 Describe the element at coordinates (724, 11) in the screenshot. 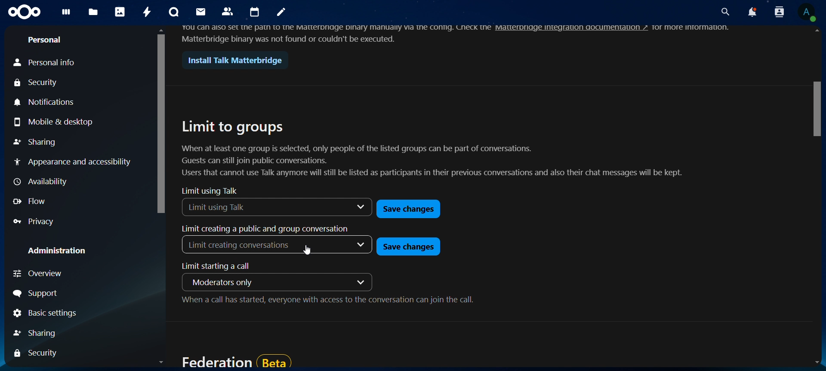

I see `search` at that location.